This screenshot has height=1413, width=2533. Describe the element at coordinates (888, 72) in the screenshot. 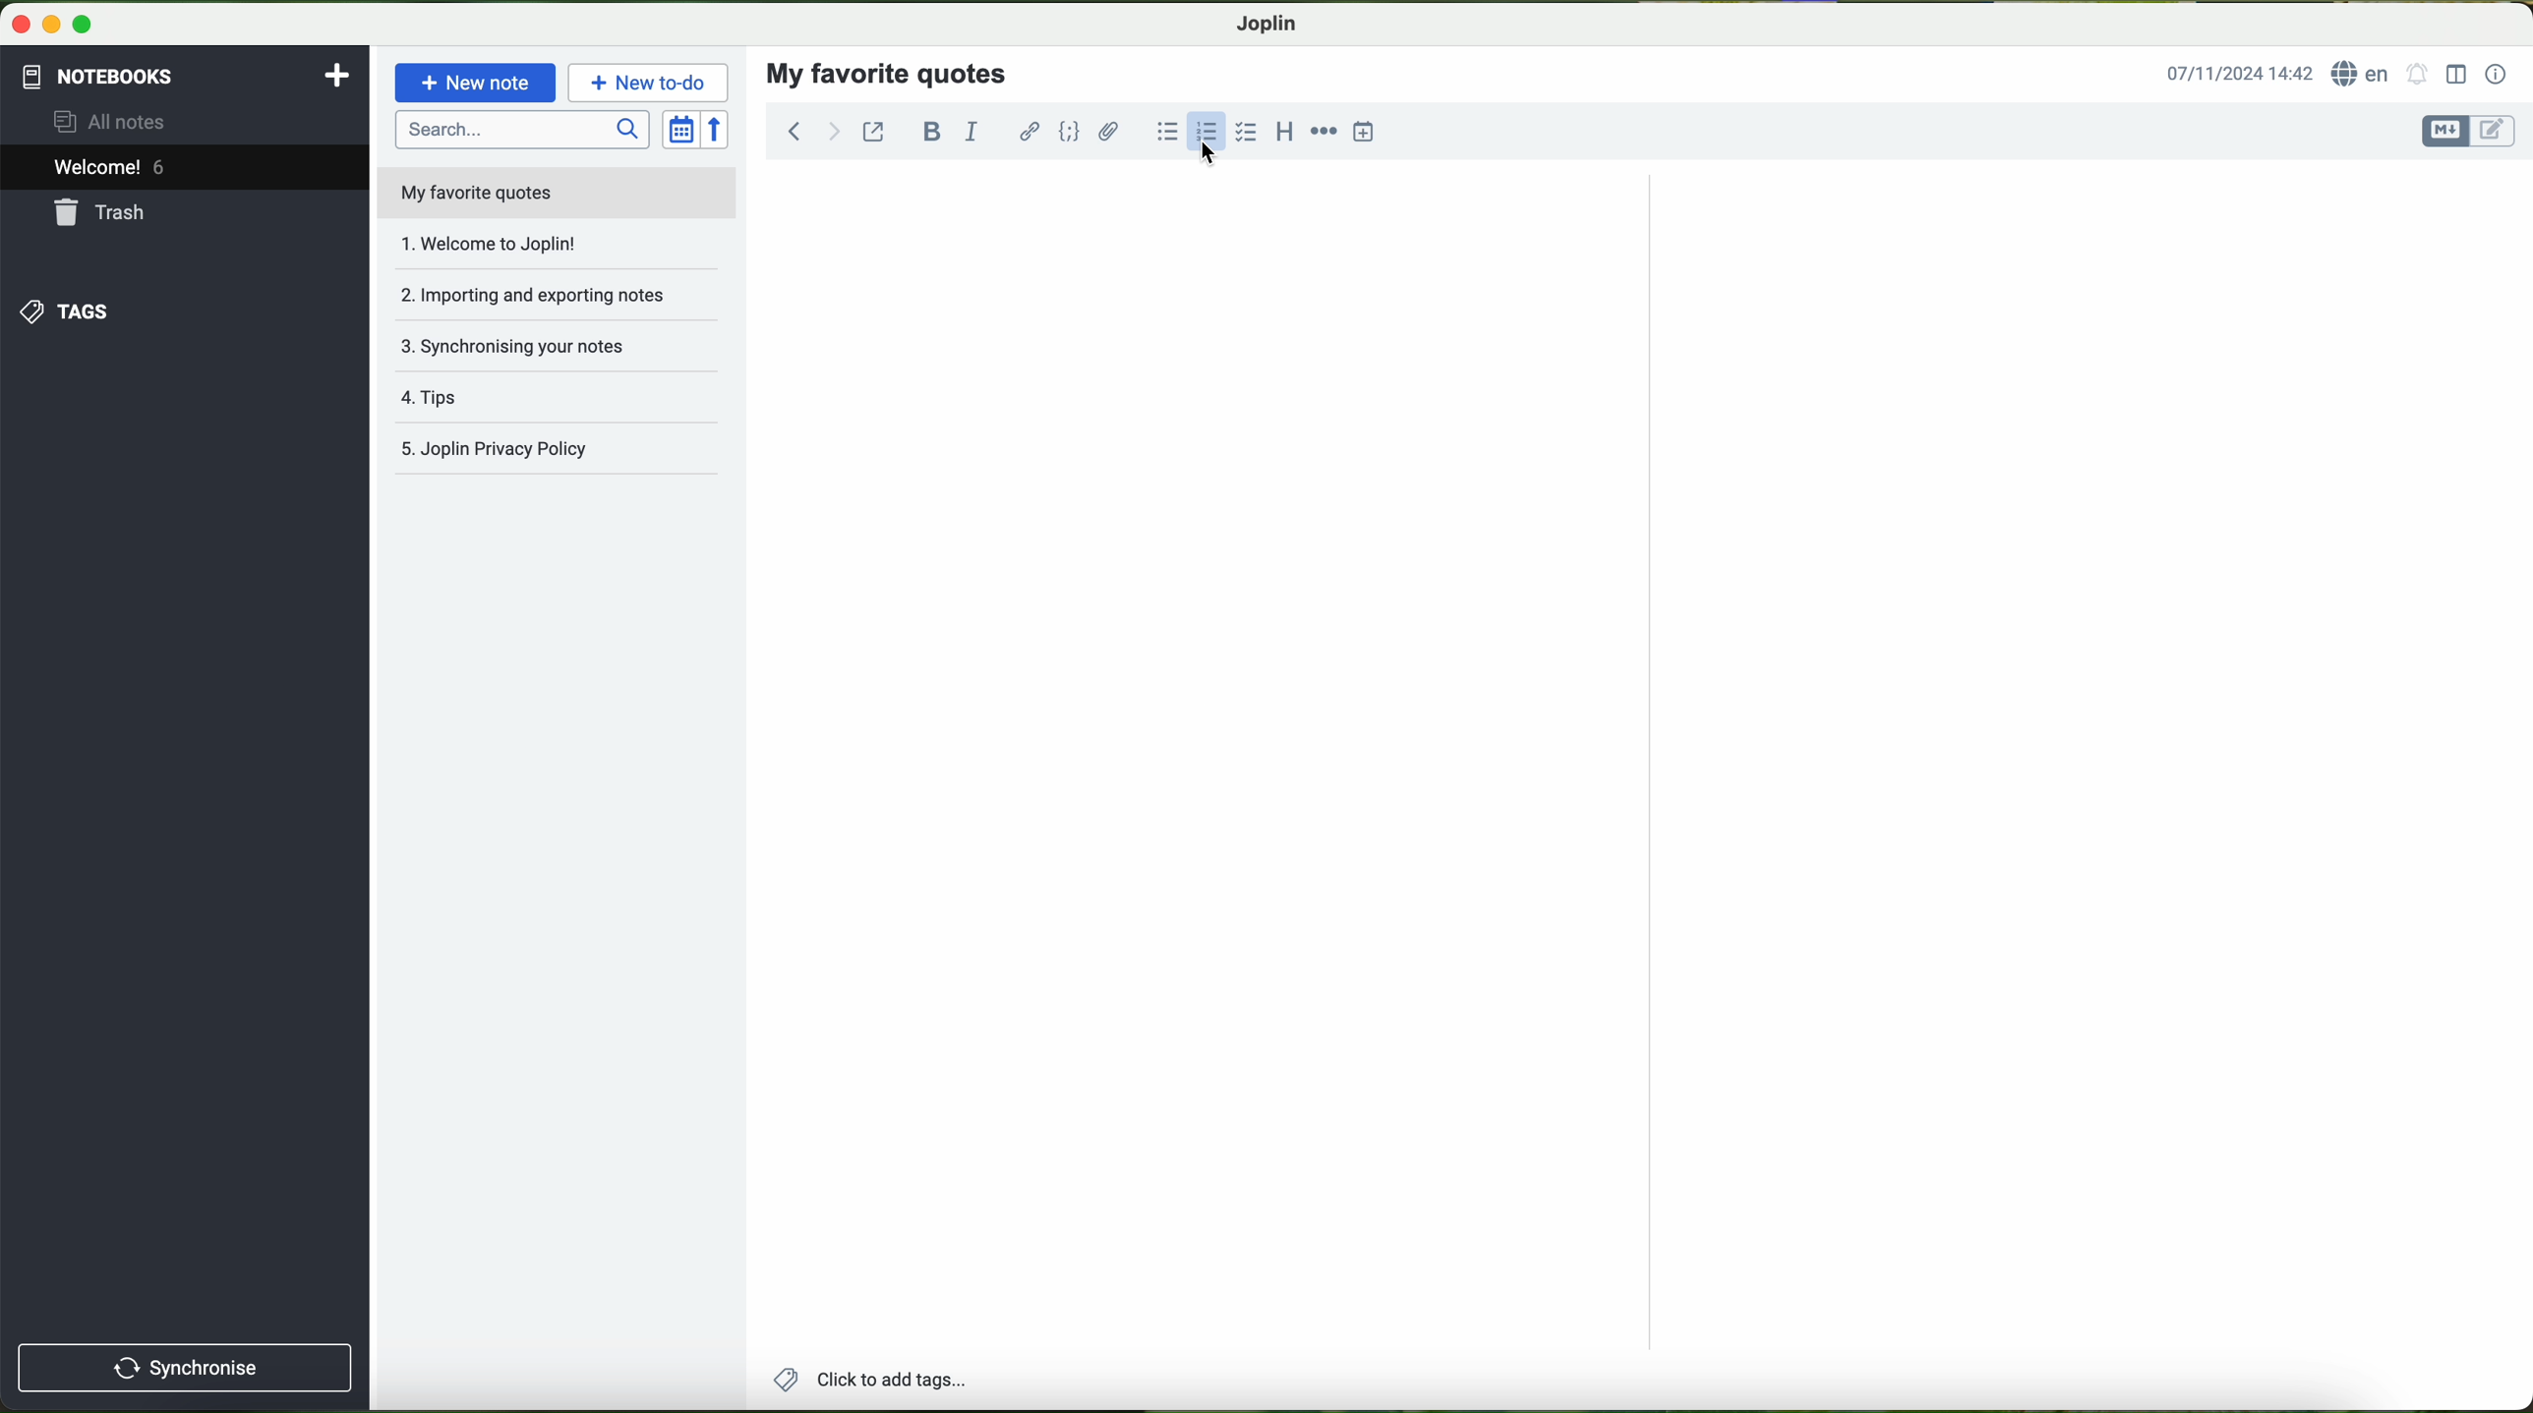

I see `my favorite quotes` at that location.